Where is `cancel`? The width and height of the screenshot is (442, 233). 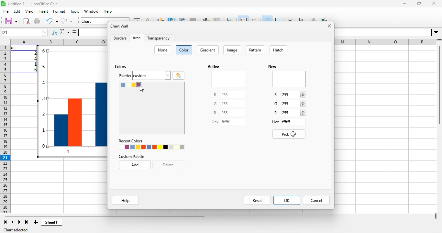 cancel is located at coordinates (316, 200).